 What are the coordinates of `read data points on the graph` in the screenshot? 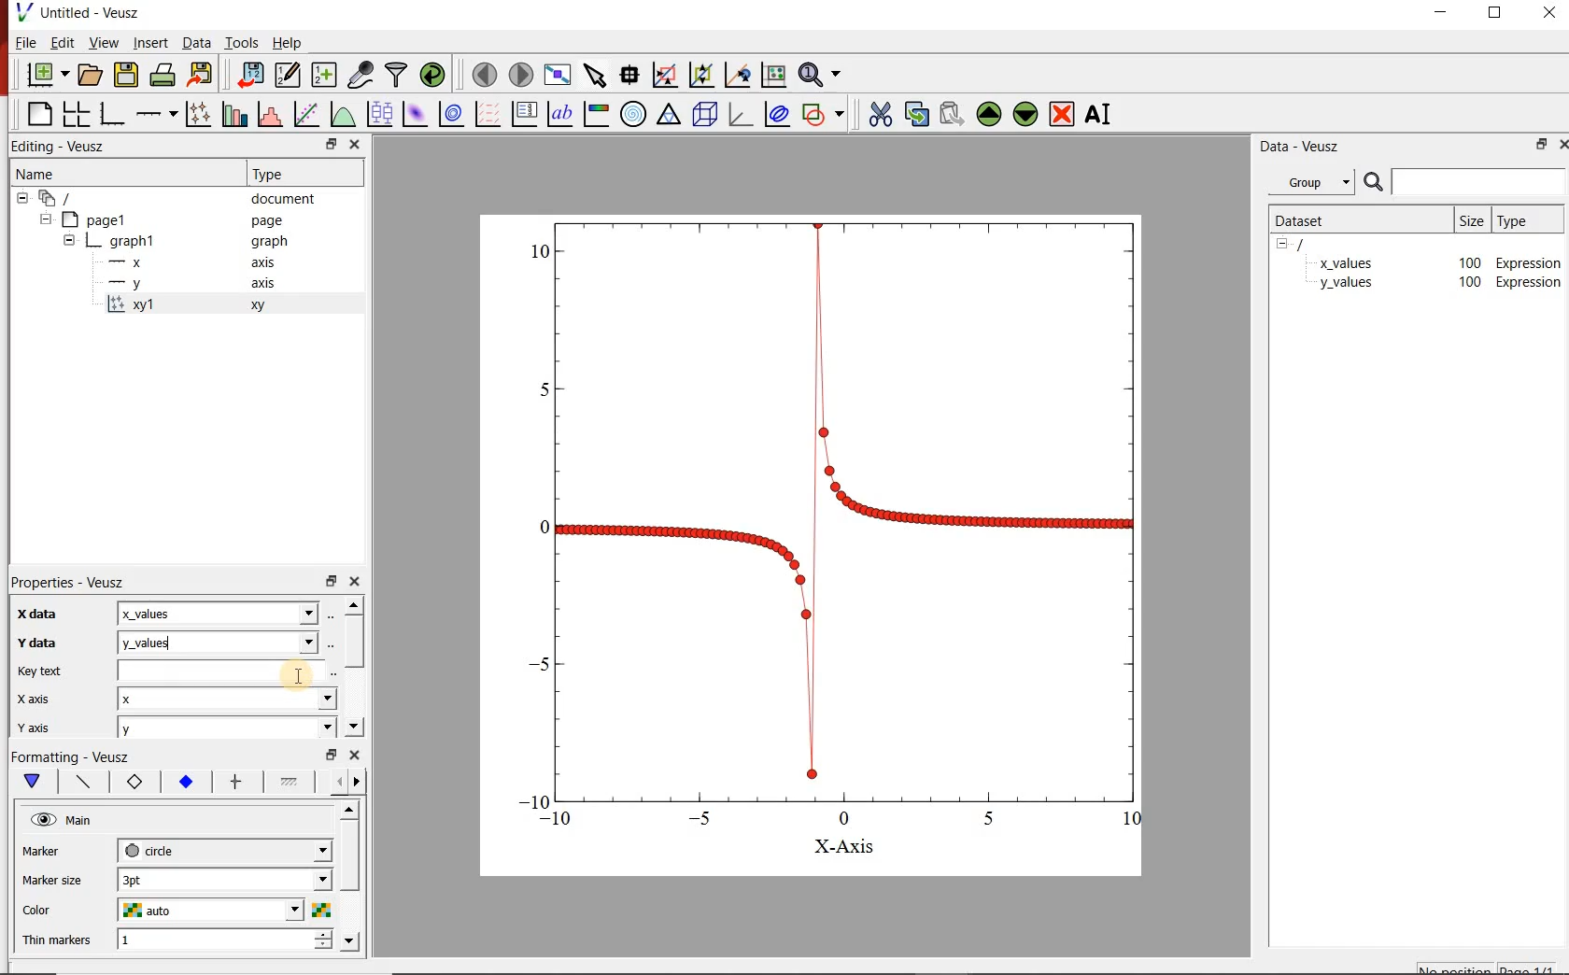 It's located at (630, 74).